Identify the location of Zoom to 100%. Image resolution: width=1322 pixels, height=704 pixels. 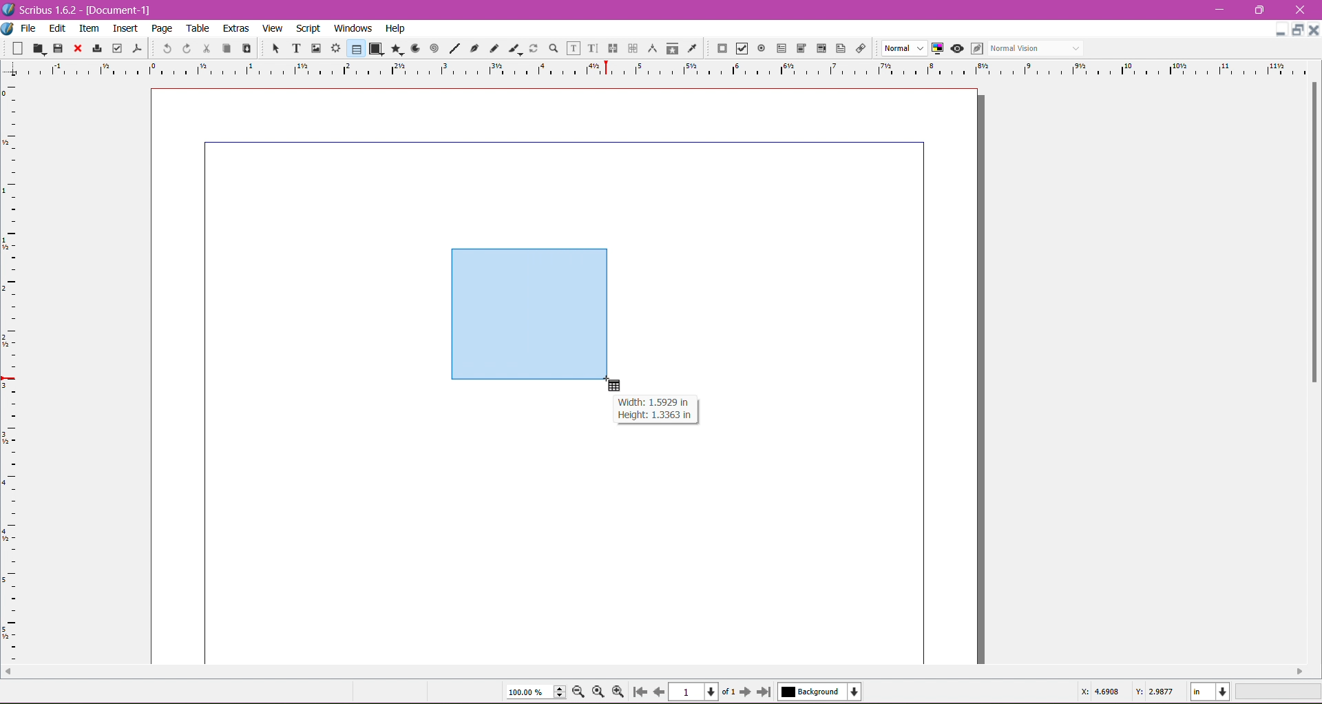
(600, 692).